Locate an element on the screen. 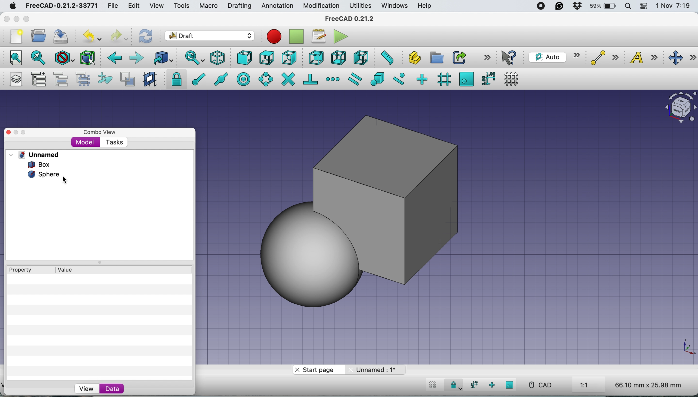  add a new named group is located at coordinates (38, 80).